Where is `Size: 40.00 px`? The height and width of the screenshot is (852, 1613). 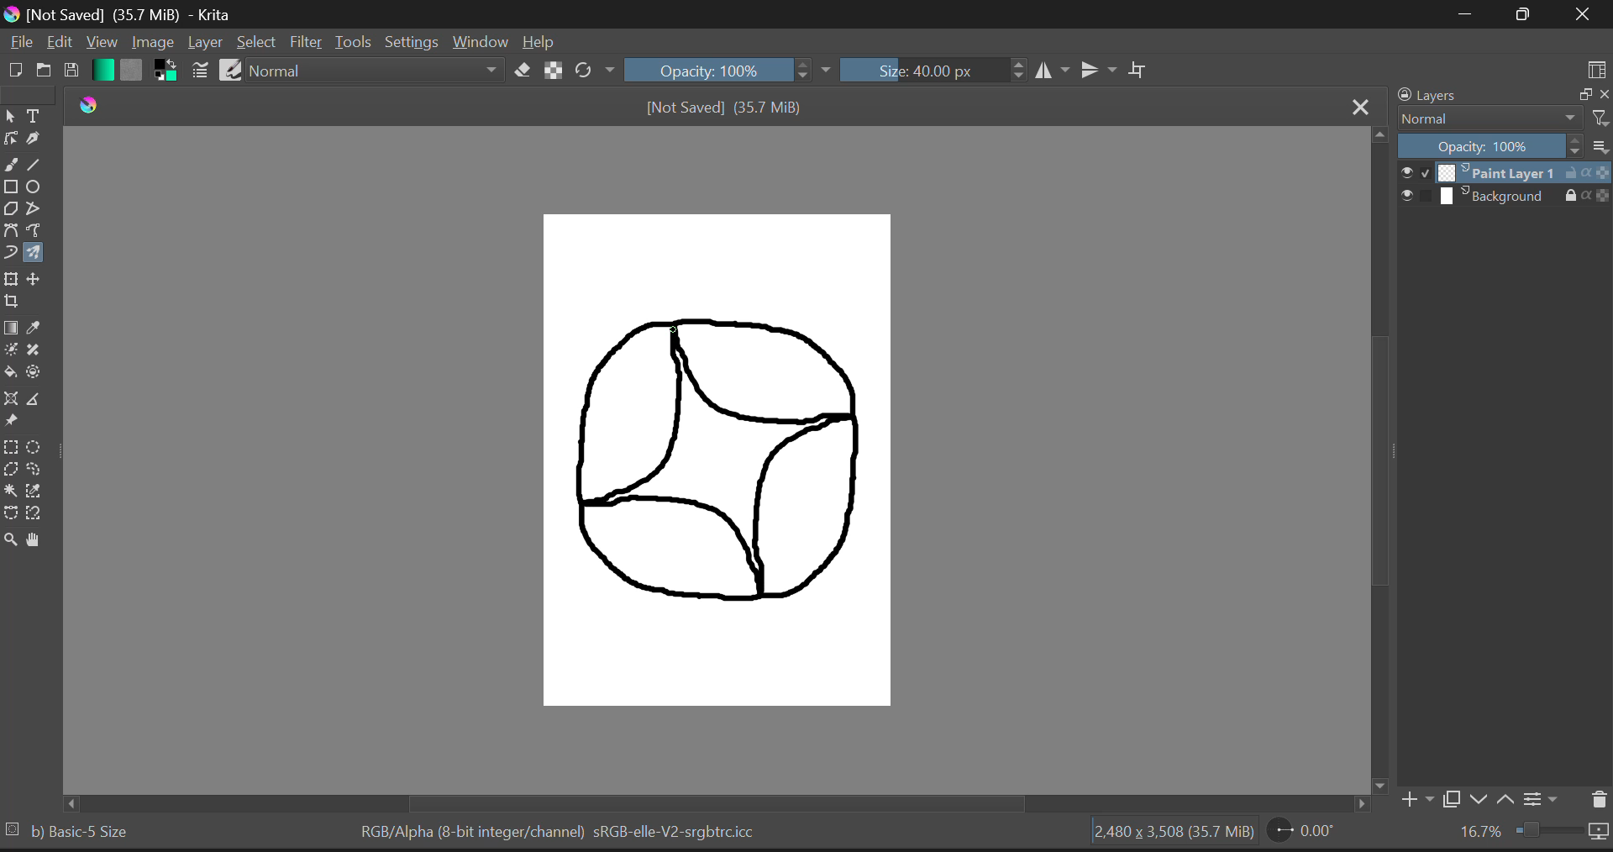 Size: 40.00 px is located at coordinates (934, 69).